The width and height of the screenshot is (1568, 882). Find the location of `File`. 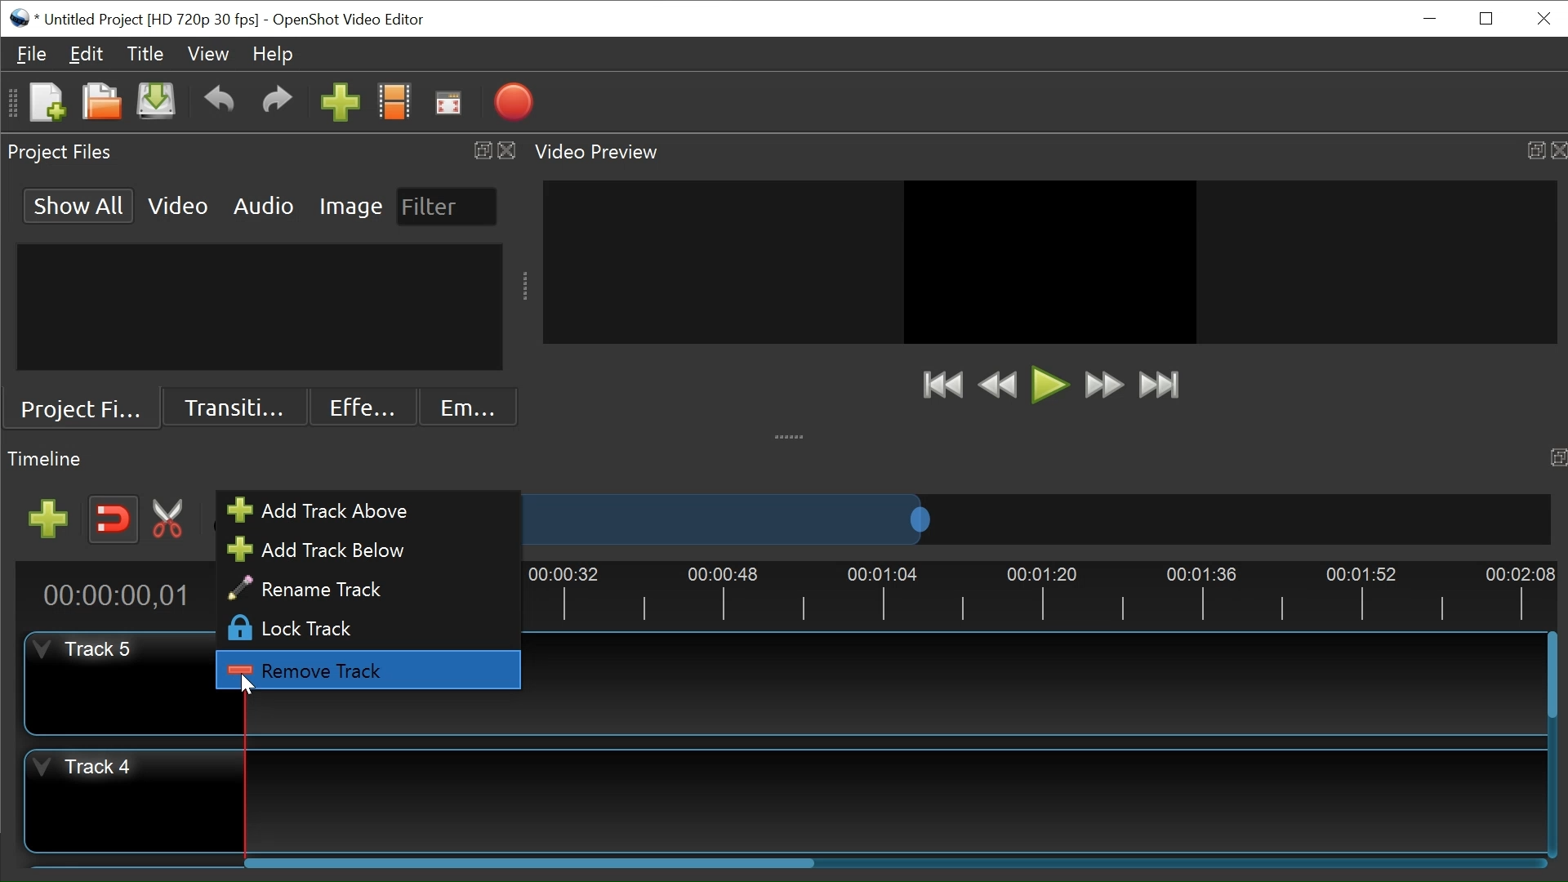

File is located at coordinates (32, 54).